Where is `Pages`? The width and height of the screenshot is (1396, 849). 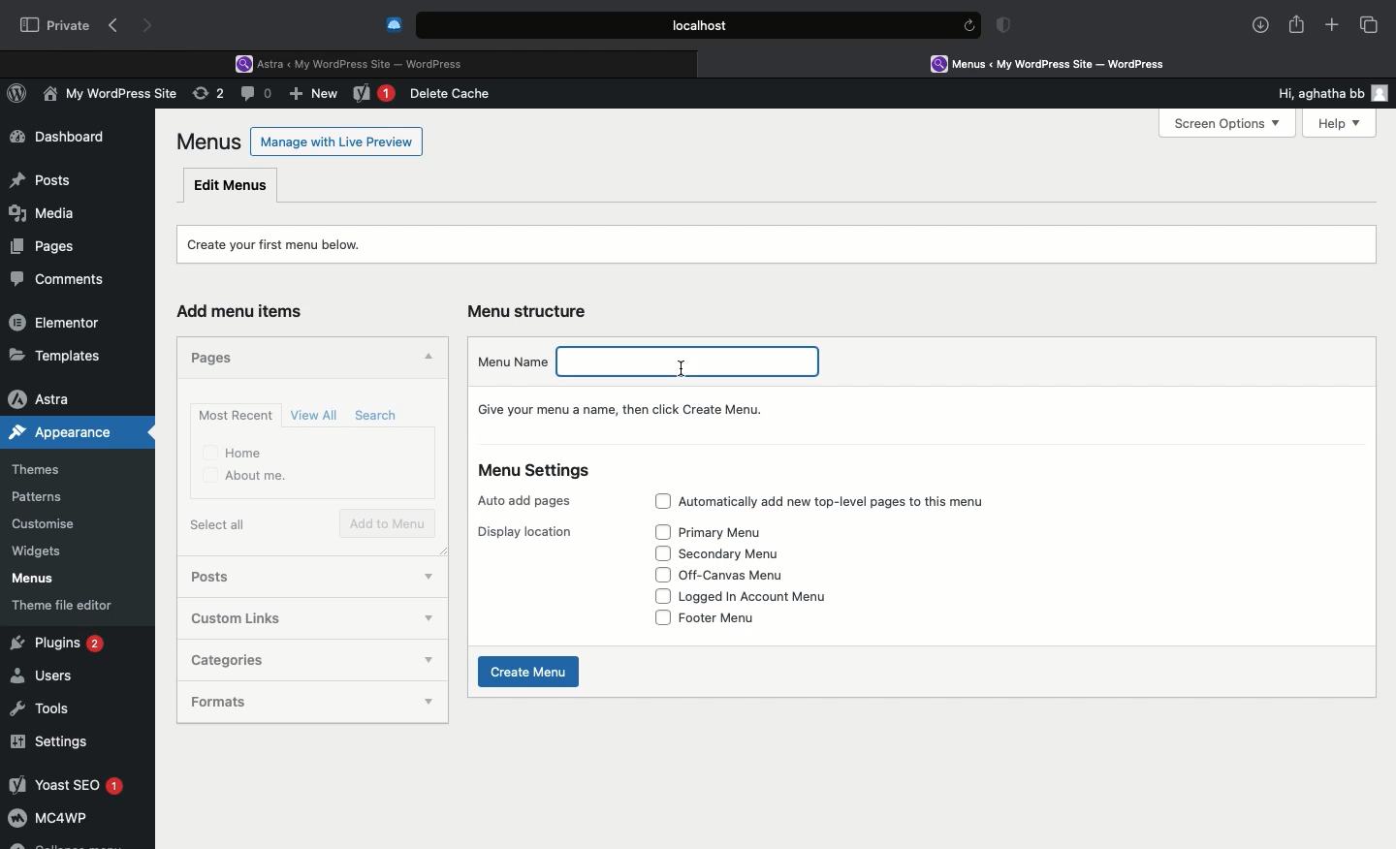
Pages is located at coordinates (217, 356).